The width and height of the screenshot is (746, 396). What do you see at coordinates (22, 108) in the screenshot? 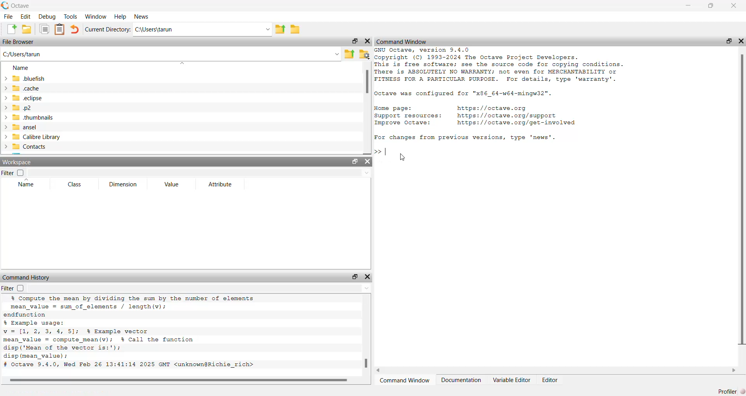
I see `.p2` at bounding box center [22, 108].